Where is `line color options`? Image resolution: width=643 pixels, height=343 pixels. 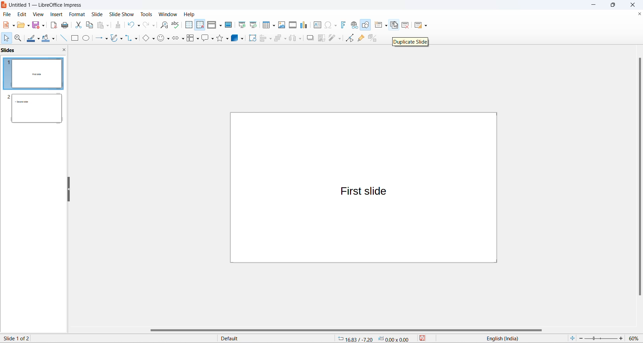
line color options is located at coordinates (38, 38).